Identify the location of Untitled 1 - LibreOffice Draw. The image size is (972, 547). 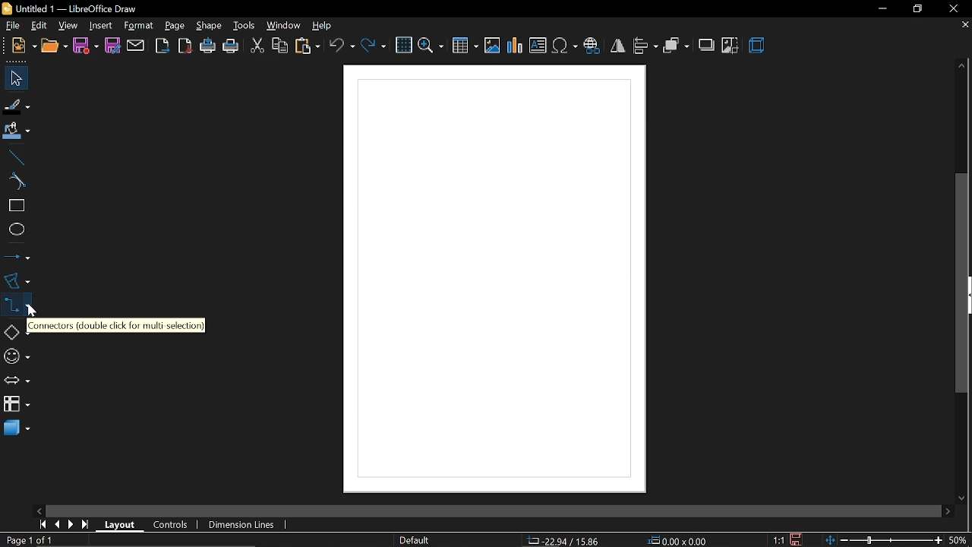
(71, 8).